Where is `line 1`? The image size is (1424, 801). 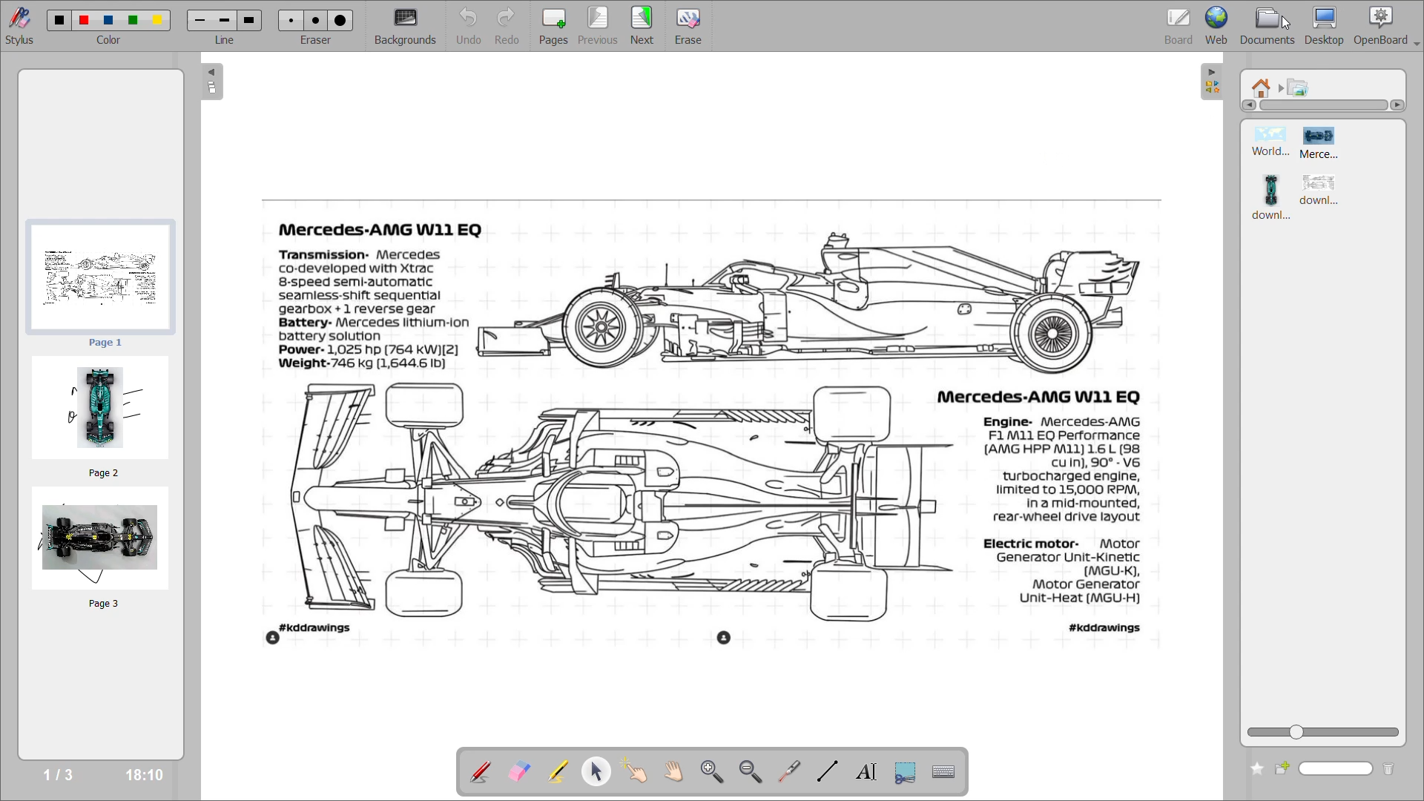
line 1 is located at coordinates (200, 20).